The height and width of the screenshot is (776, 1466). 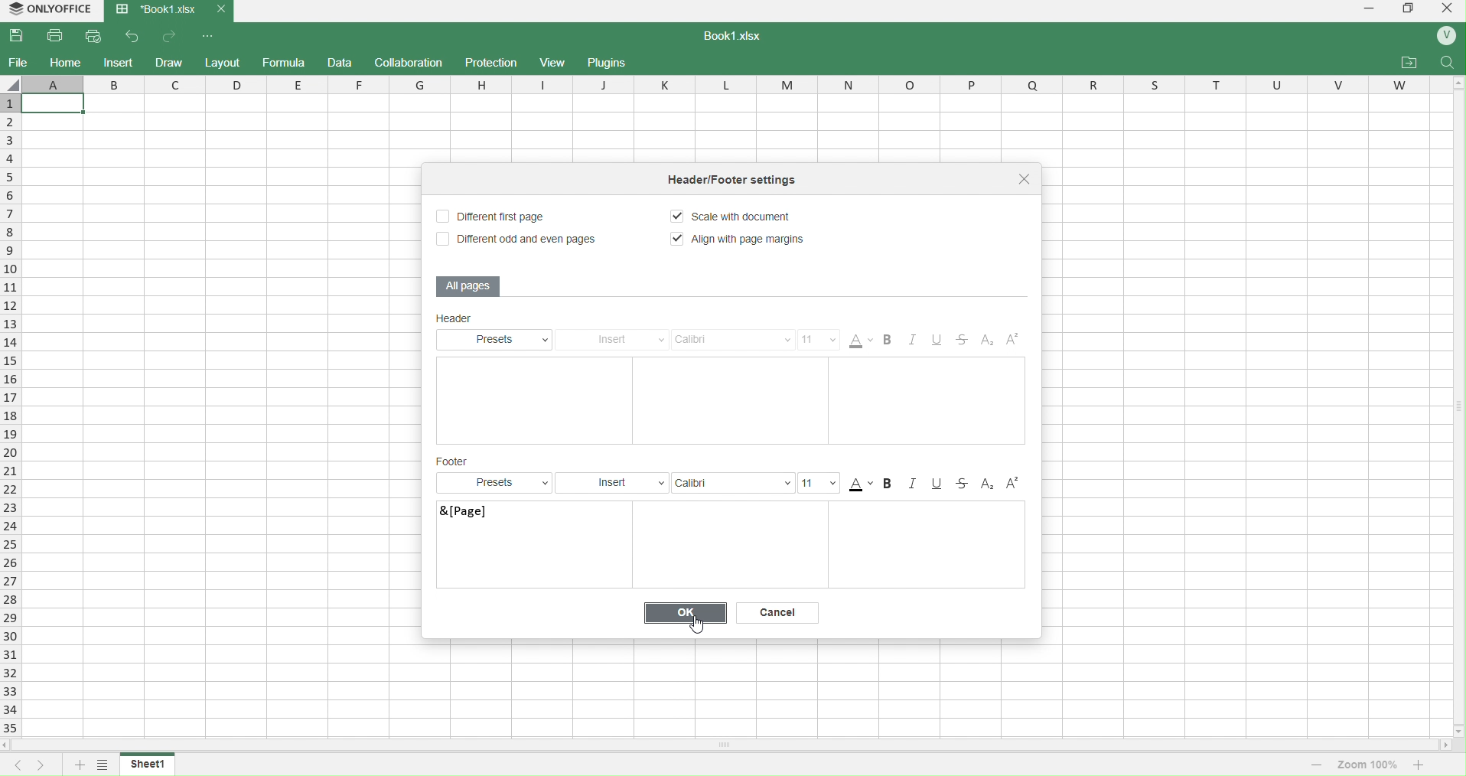 What do you see at coordinates (687, 612) in the screenshot?
I see `Ok` at bounding box center [687, 612].